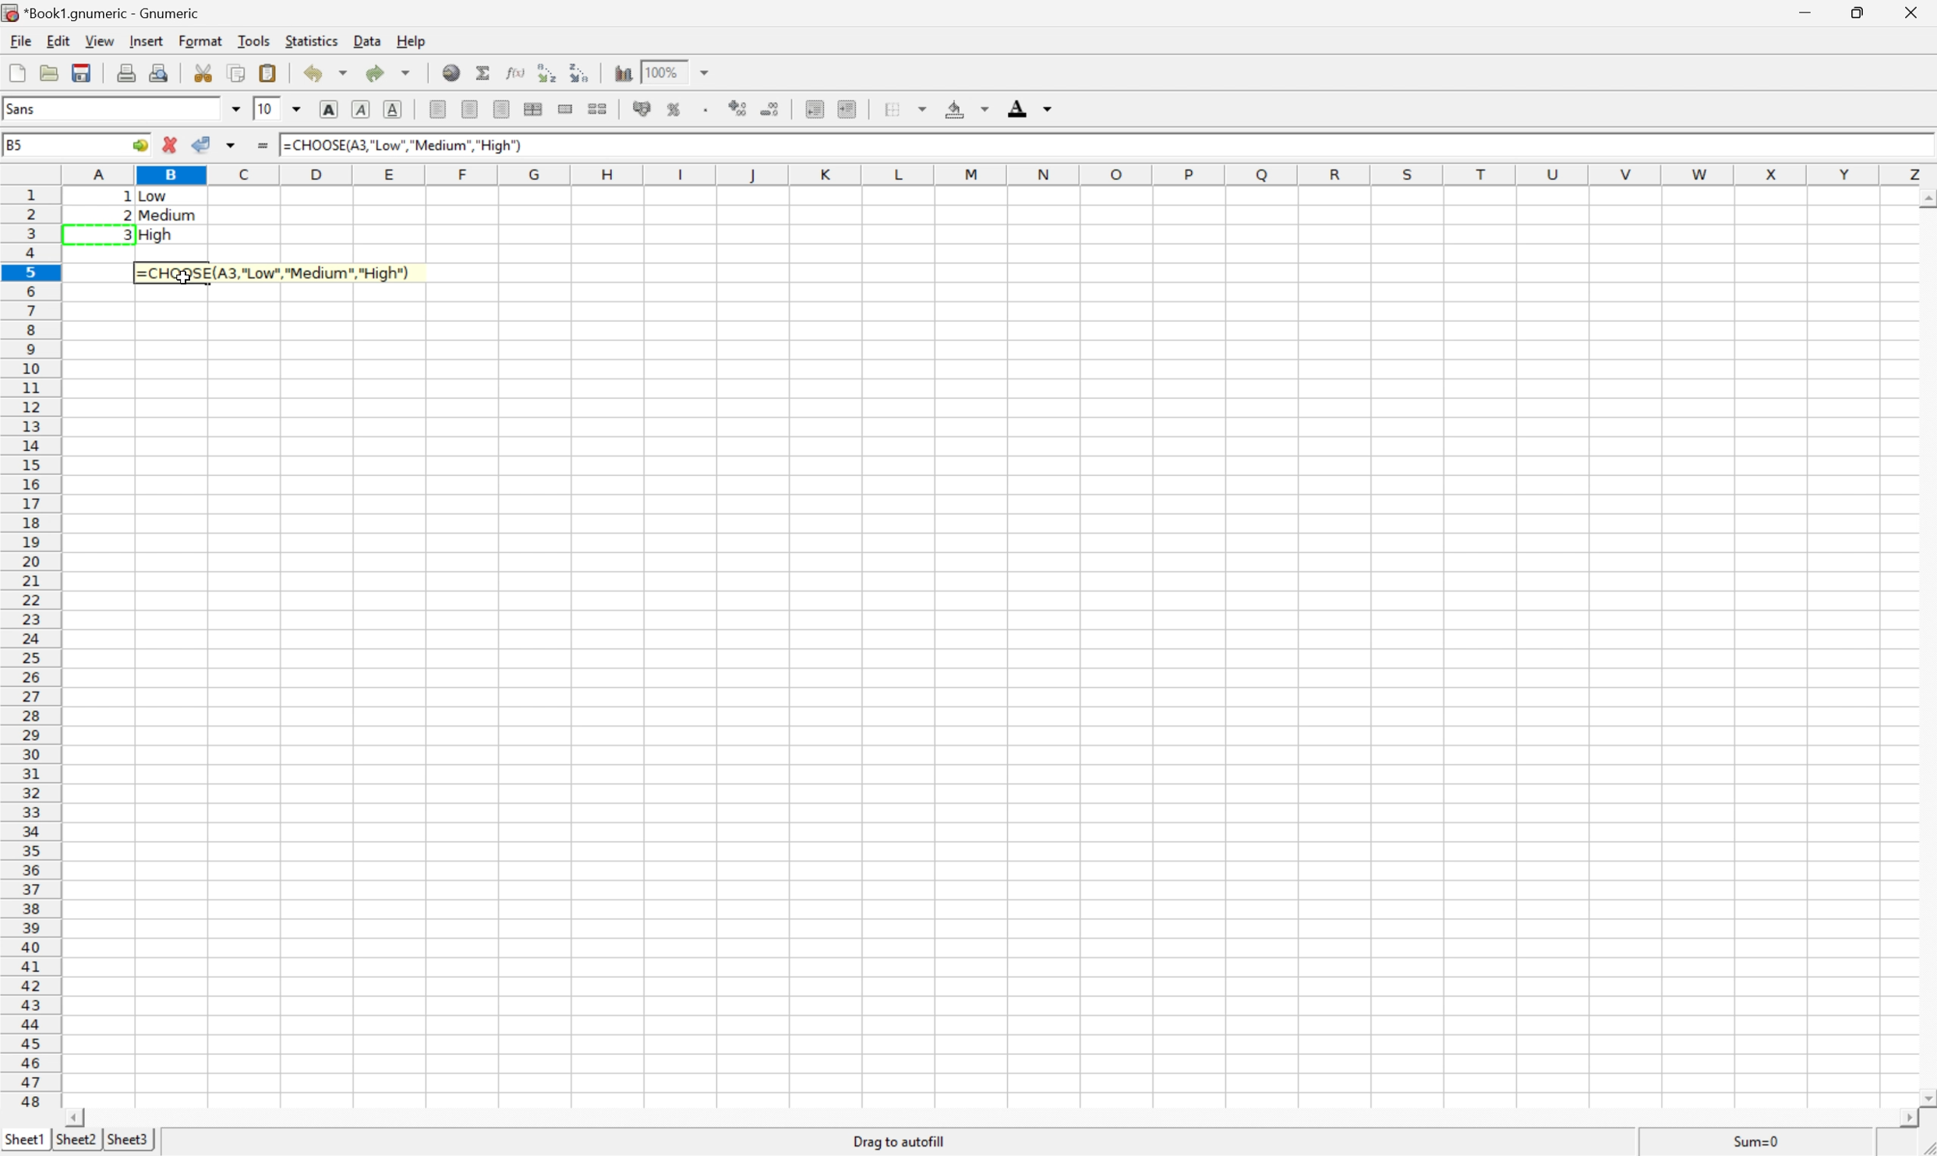 The width and height of the screenshot is (1937, 1156). Describe the element at coordinates (203, 72) in the screenshot. I see `Cut selection` at that location.